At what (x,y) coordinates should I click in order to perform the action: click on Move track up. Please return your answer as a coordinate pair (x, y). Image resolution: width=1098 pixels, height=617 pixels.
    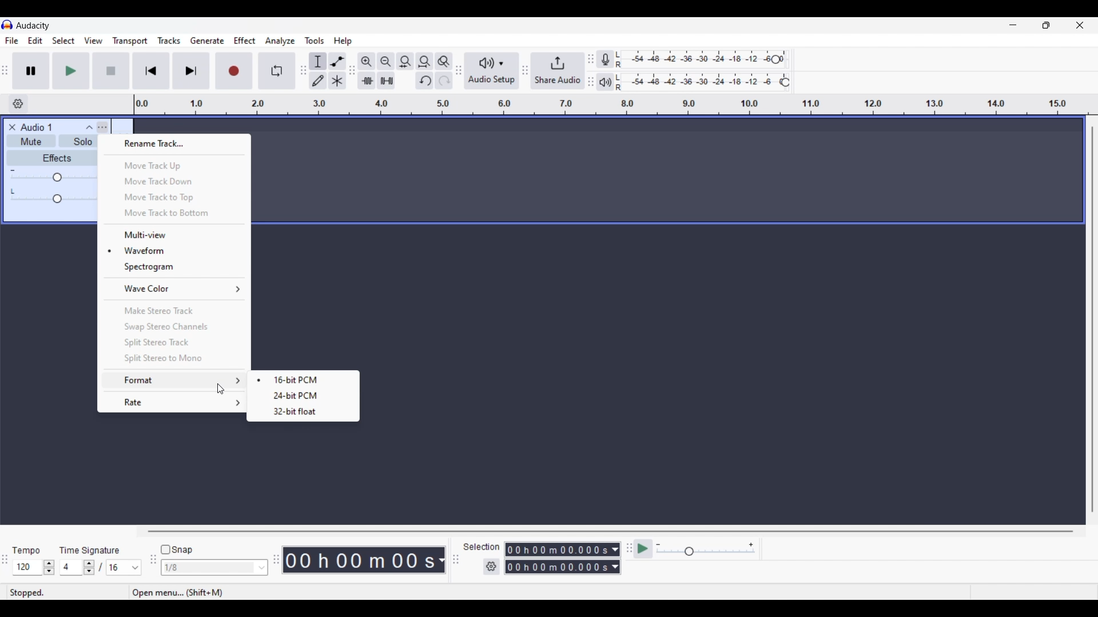
    Looking at the image, I should click on (175, 166).